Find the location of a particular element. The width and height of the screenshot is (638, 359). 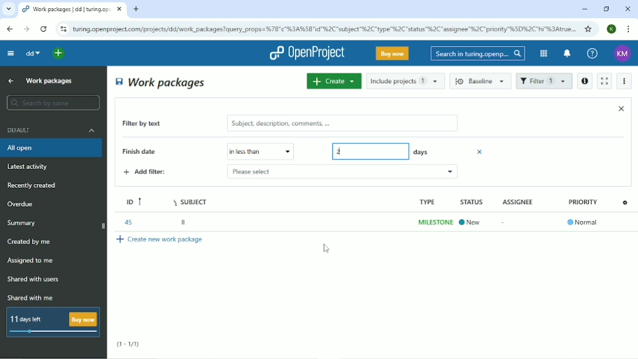

2 is located at coordinates (369, 150).